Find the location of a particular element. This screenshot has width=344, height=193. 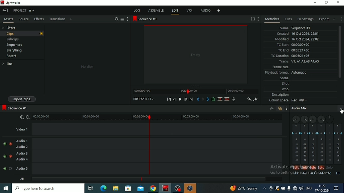

Playback format is located at coordinates (286, 73).